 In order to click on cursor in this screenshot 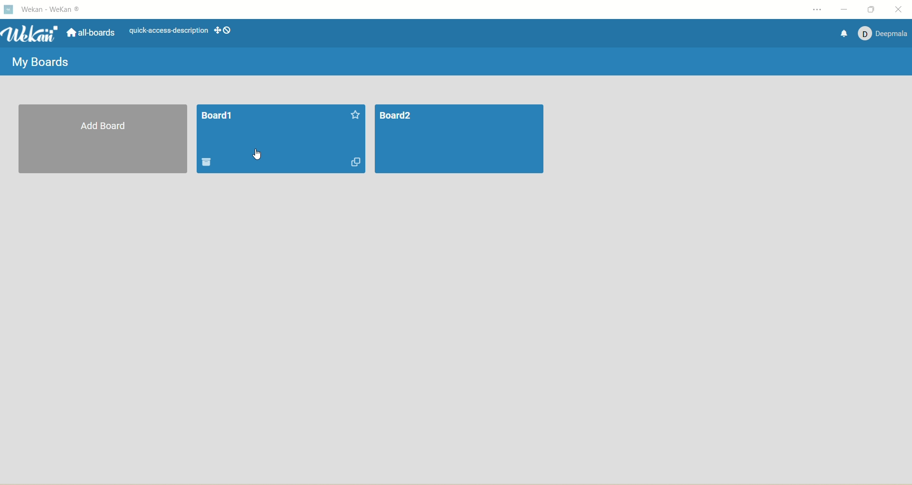, I will do `click(258, 154)`.